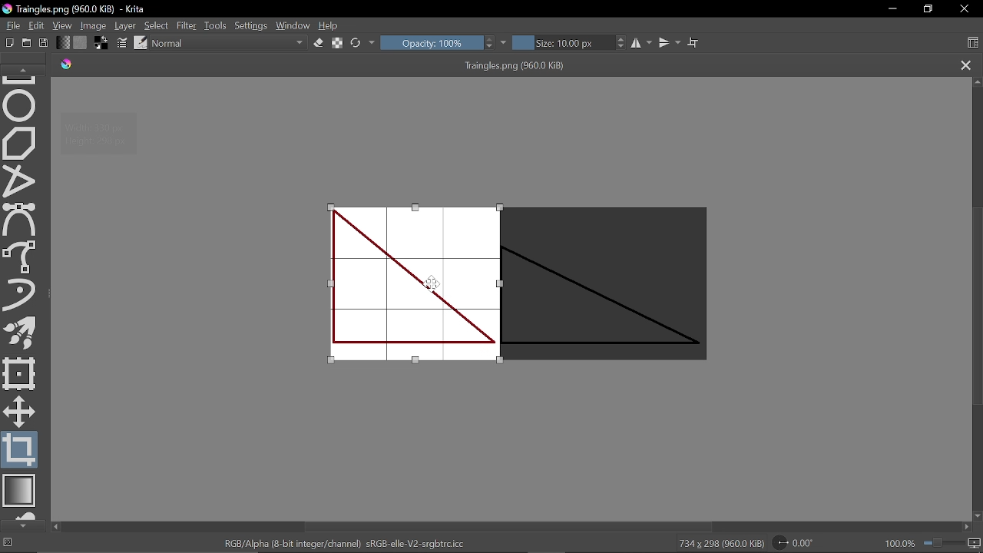 Image resolution: width=983 pixels, height=553 pixels. I want to click on Layer, so click(126, 25).